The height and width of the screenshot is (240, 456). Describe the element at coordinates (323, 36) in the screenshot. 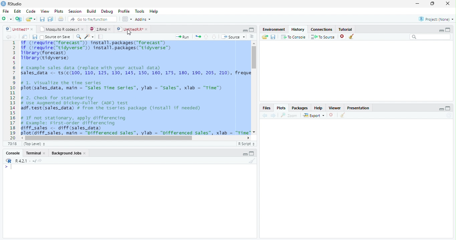

I see `To Source` at that location.